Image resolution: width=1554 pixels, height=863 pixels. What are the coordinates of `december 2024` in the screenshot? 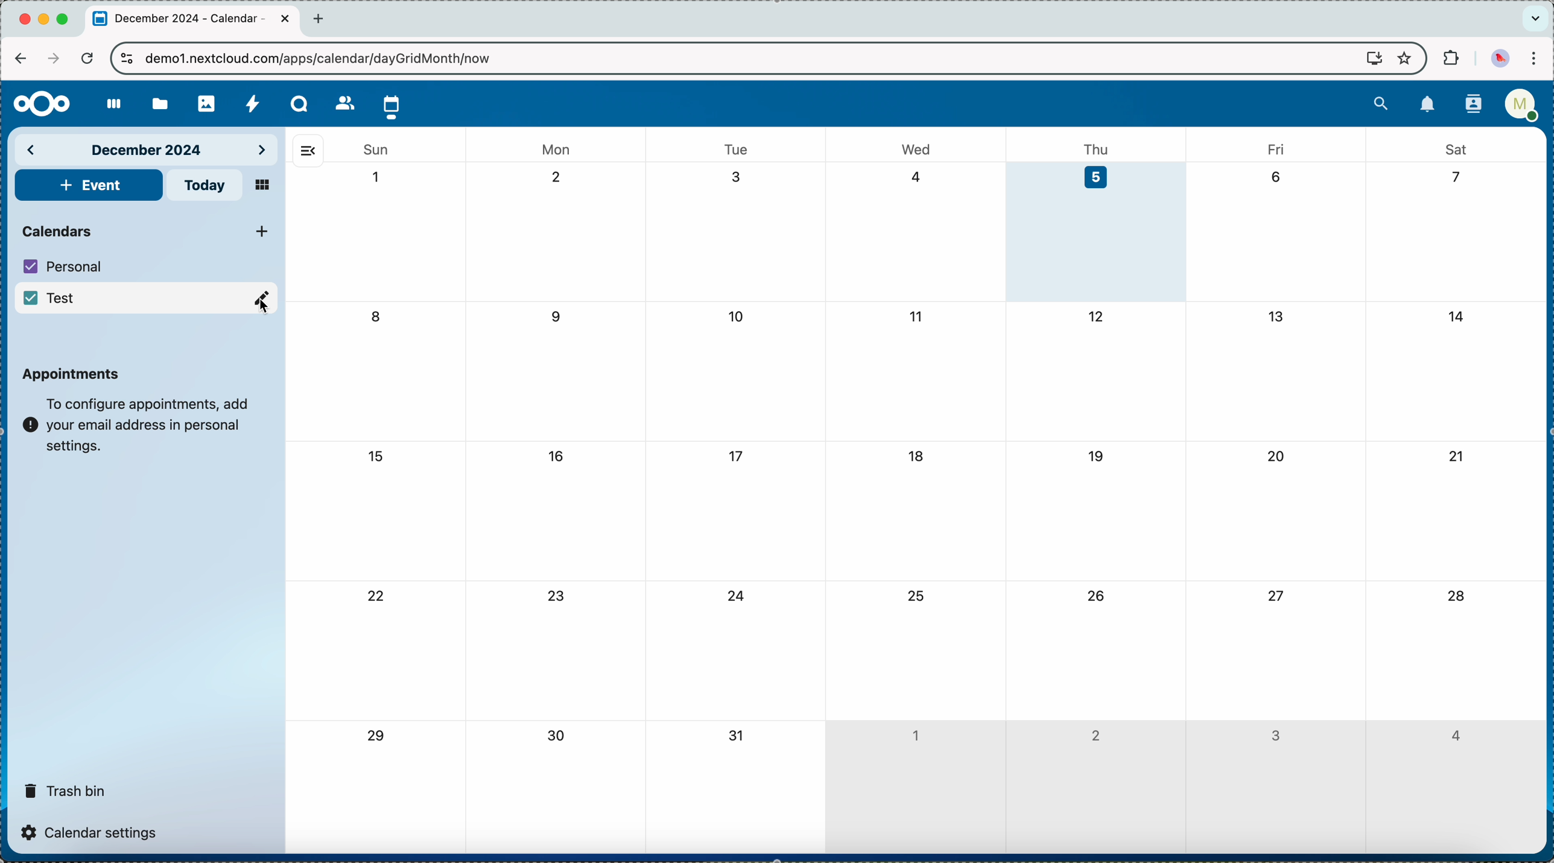 It's located at (148, 148).